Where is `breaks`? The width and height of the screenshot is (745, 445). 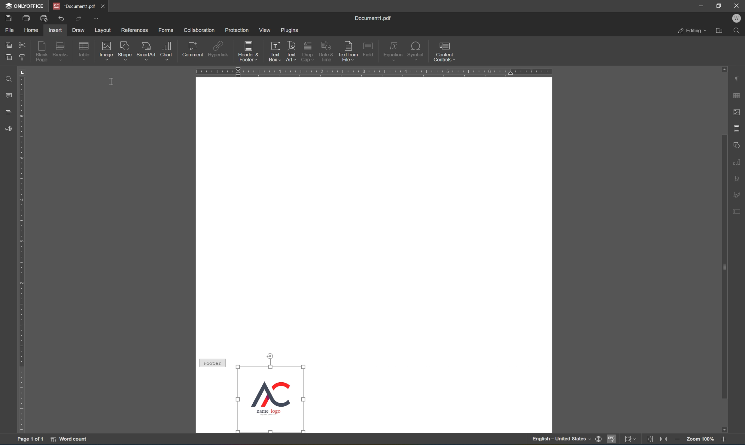
breaks is located at coordinates (61, 52).